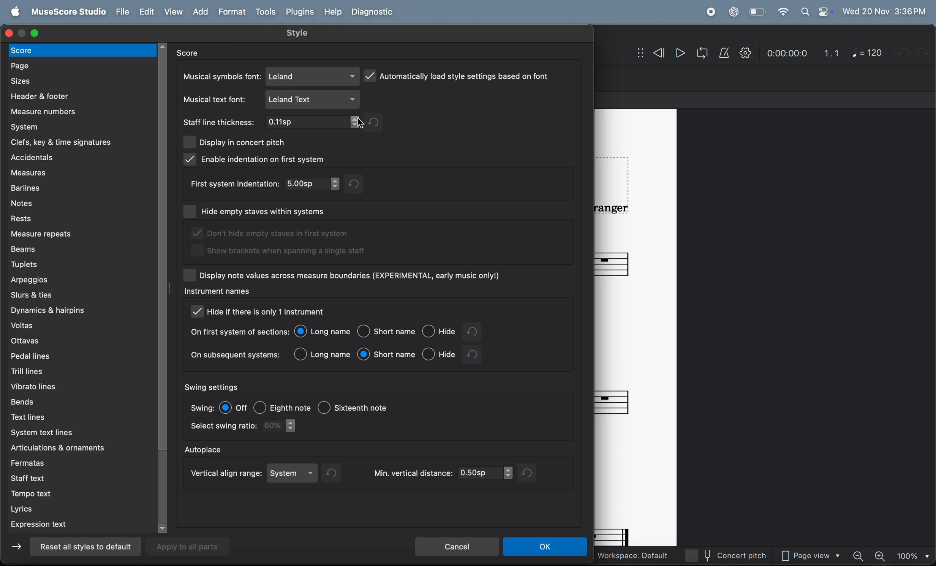 Image resolution: width=936 pixels, height=566 pixels. Describe the element at coordinates (359, 127) in the screenshot. I see `cursor` at that location.